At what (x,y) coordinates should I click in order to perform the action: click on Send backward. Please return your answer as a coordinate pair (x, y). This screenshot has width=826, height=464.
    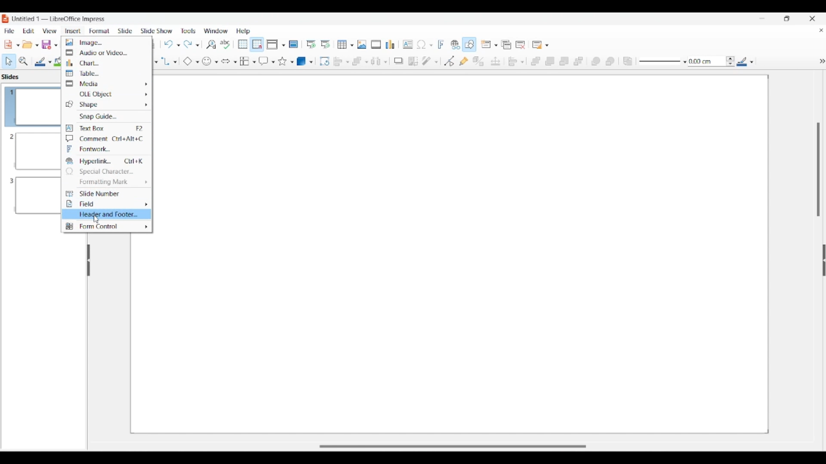
    Looking at the image, I should click on (564, 61).